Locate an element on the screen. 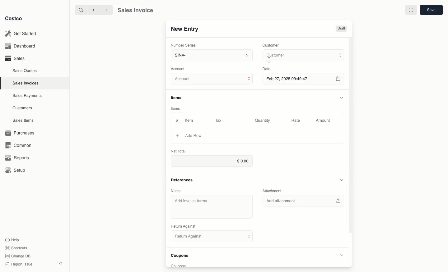  Quantity is located at coordinates (263, 120).